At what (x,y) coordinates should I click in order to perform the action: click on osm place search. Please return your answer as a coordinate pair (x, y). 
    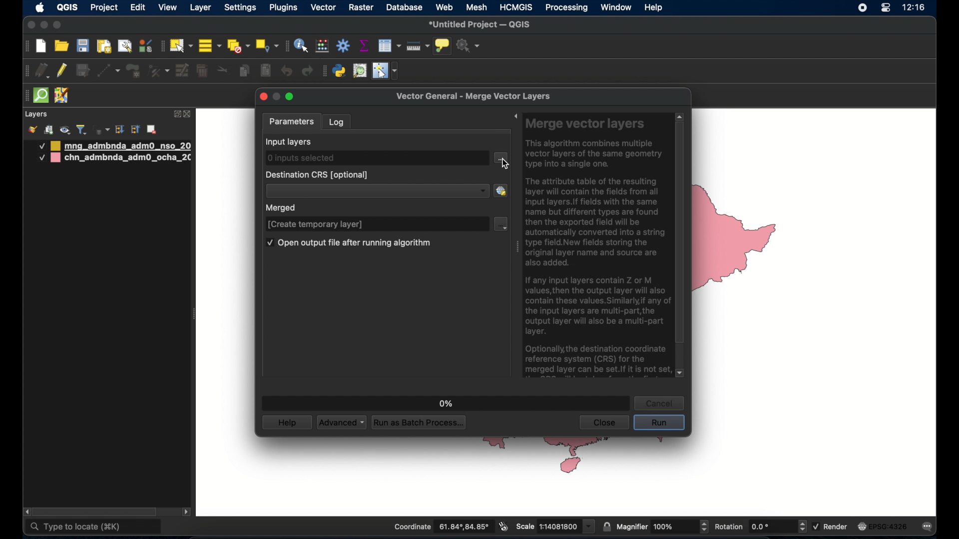
    Looking at the image, I should click on (360, 71).